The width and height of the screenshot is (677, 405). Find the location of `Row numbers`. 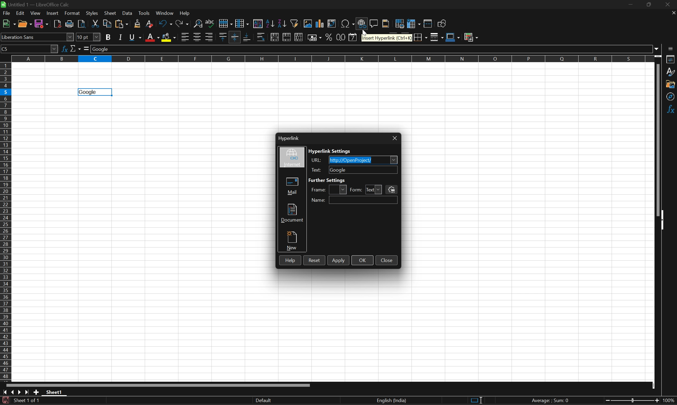

Row numbers is located at coordinates (6, 223).